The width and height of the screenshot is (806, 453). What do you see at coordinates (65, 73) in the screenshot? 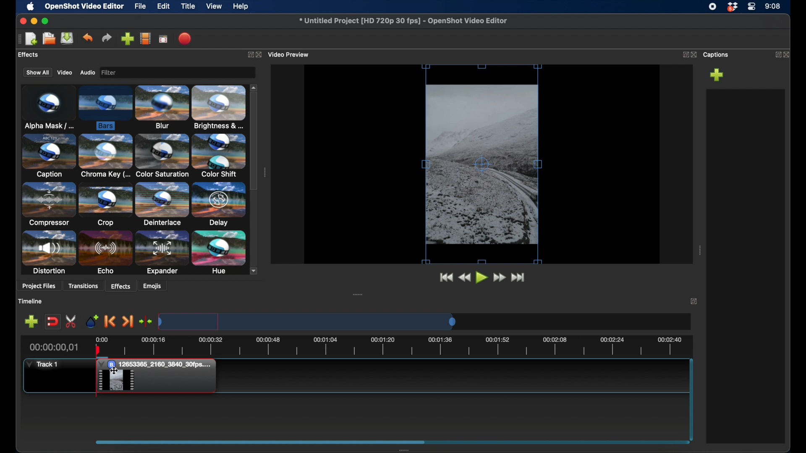
I see `video` at bounding box center [65, 73].